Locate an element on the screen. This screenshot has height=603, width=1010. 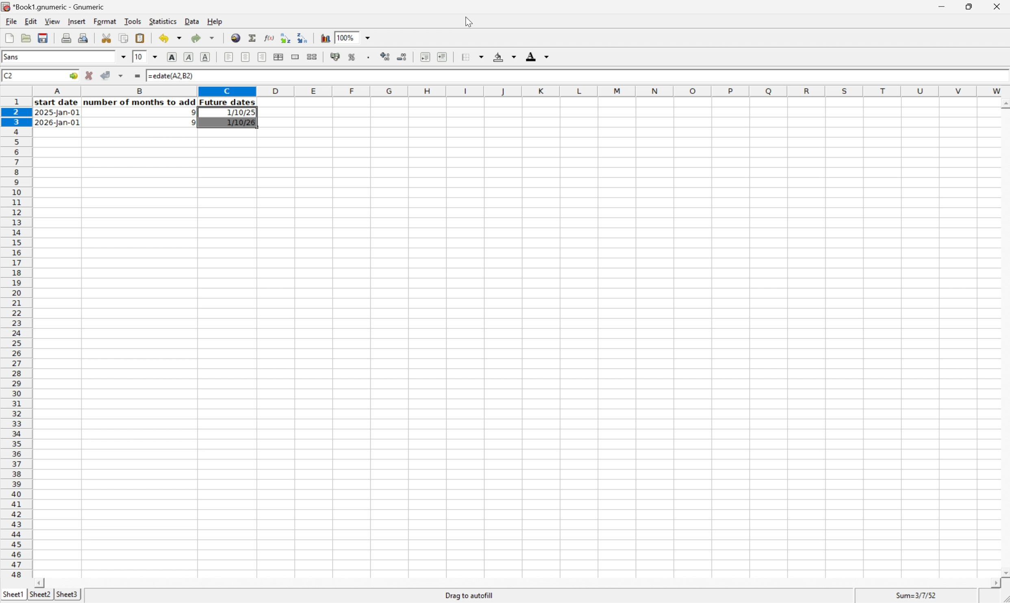
1/10/26 is located at coordinates (240, 123).